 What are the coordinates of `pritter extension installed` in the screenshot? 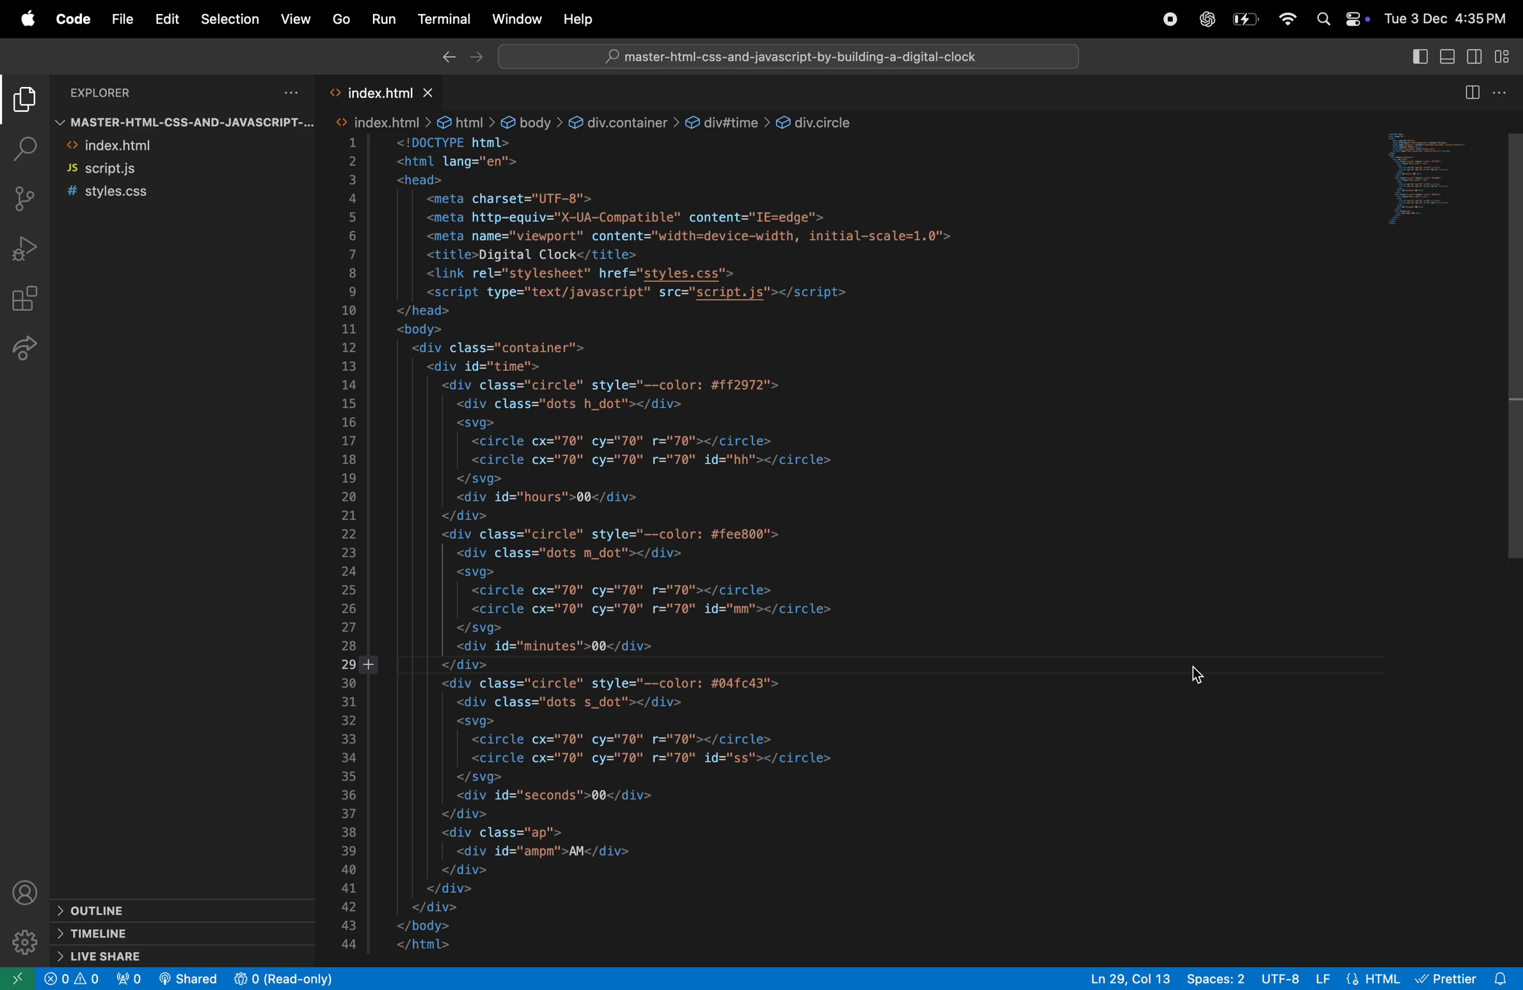 It's located at (1464, 977).